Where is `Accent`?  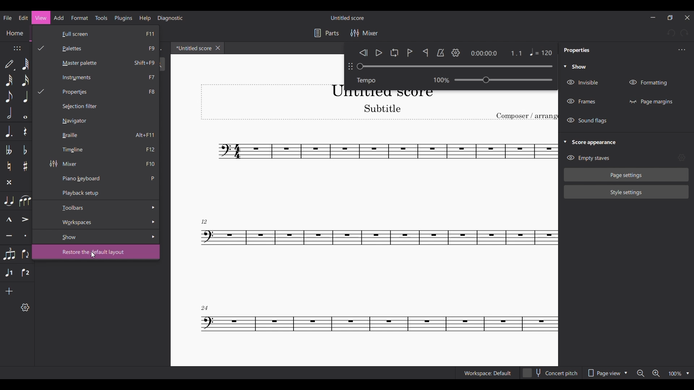 Accent is located at coordinates (25, 219).